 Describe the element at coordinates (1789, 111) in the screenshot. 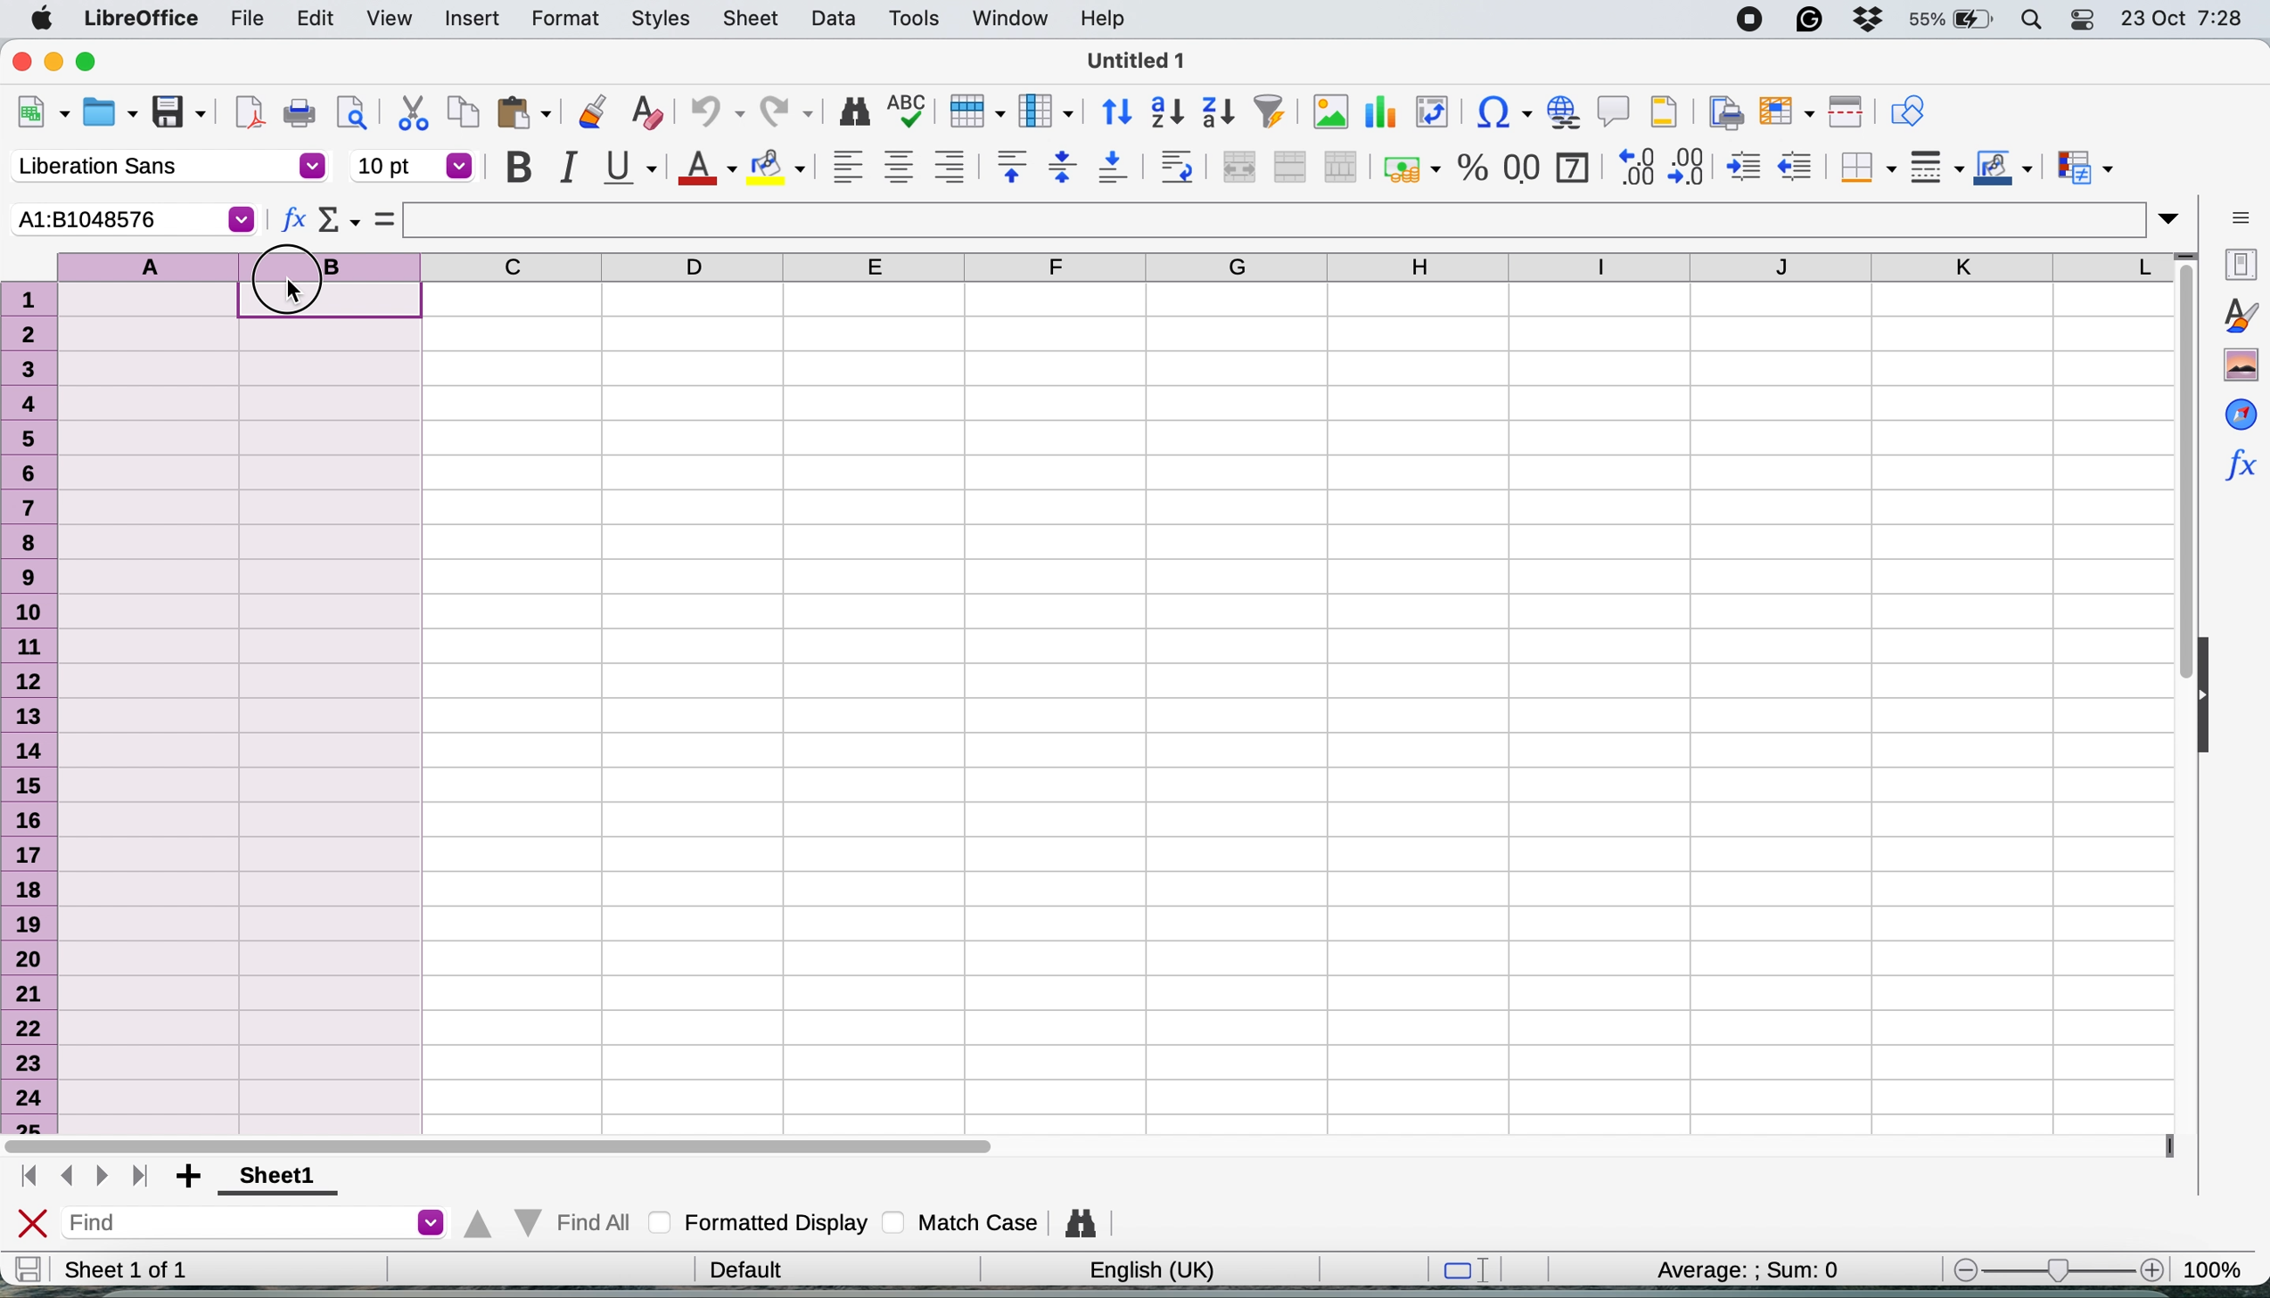

I see `freeze rows and columnbs` at that location.